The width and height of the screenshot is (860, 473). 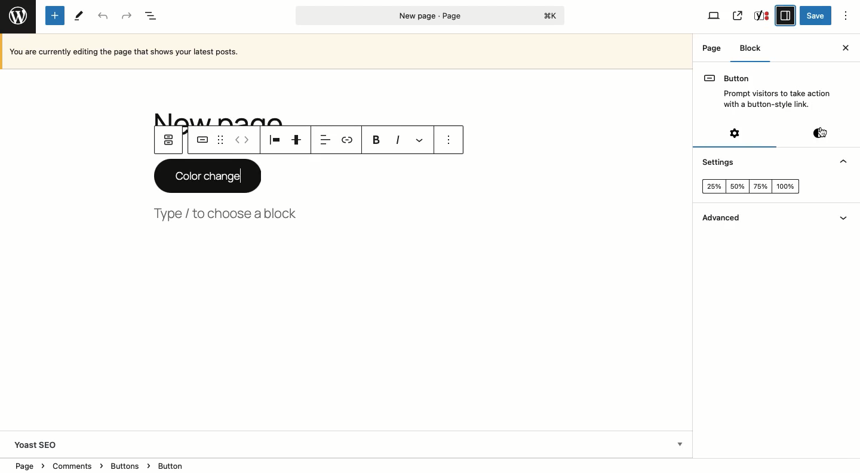 I want to click on Advanced, so click(x=720, y=219).